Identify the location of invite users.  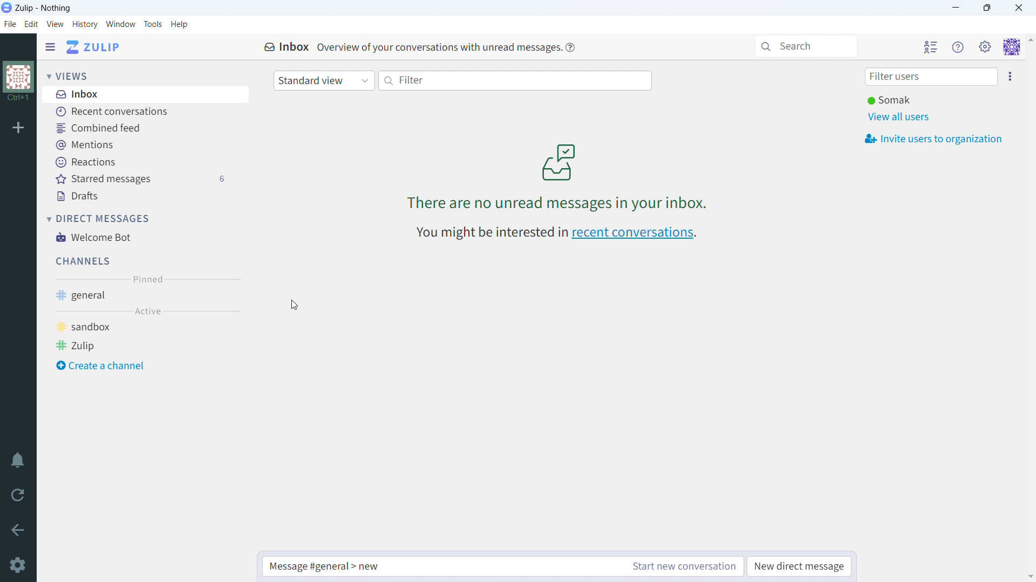
(933, 138).